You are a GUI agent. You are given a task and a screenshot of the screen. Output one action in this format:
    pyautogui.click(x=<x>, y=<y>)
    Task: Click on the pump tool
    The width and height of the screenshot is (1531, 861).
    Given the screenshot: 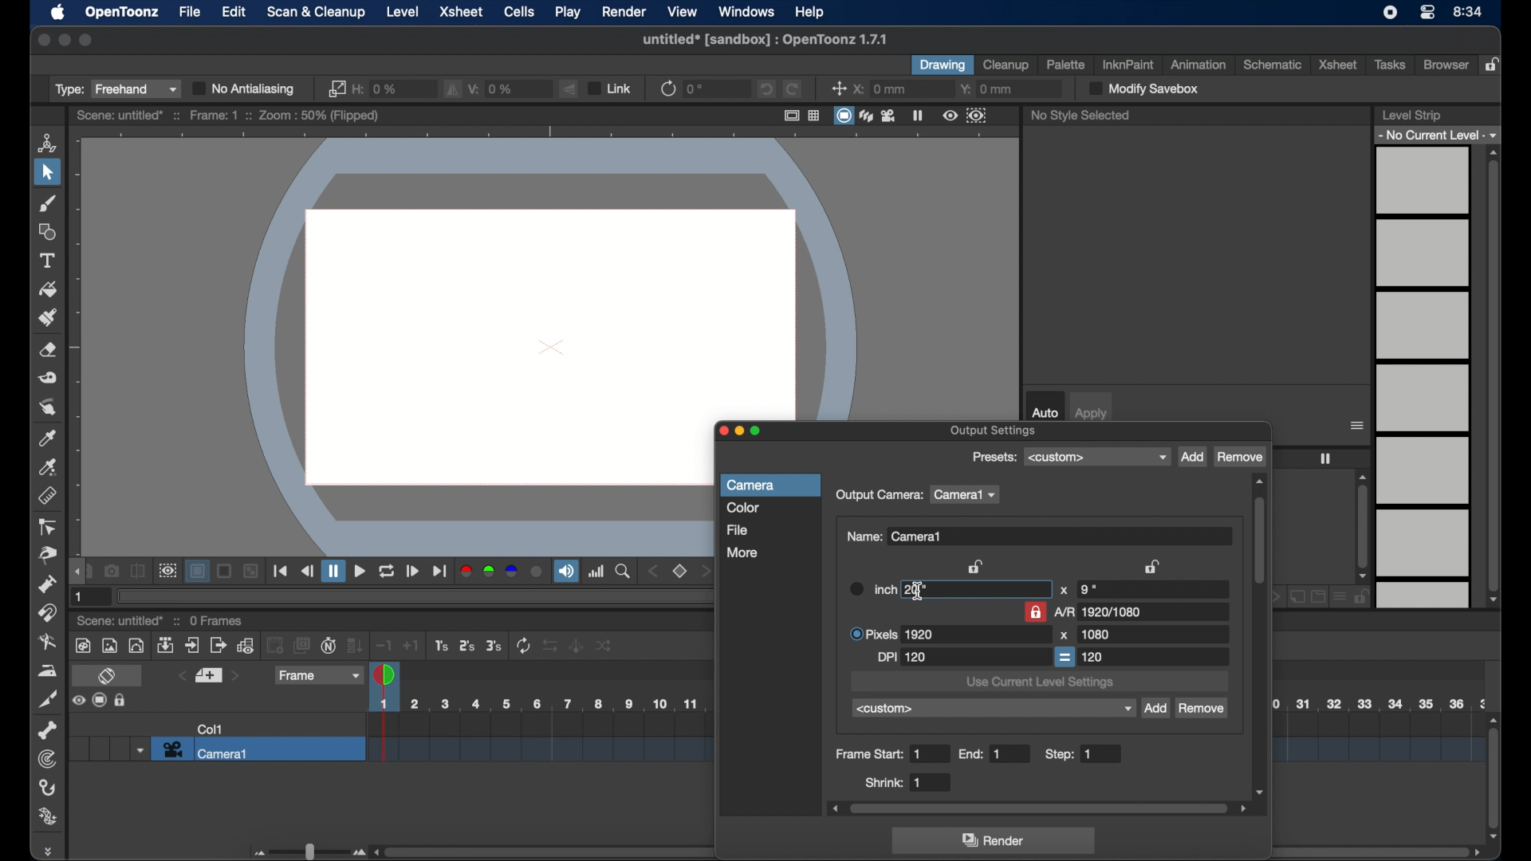 What is the action you would take?
    pyautogui.click(x=45, y=584)
    